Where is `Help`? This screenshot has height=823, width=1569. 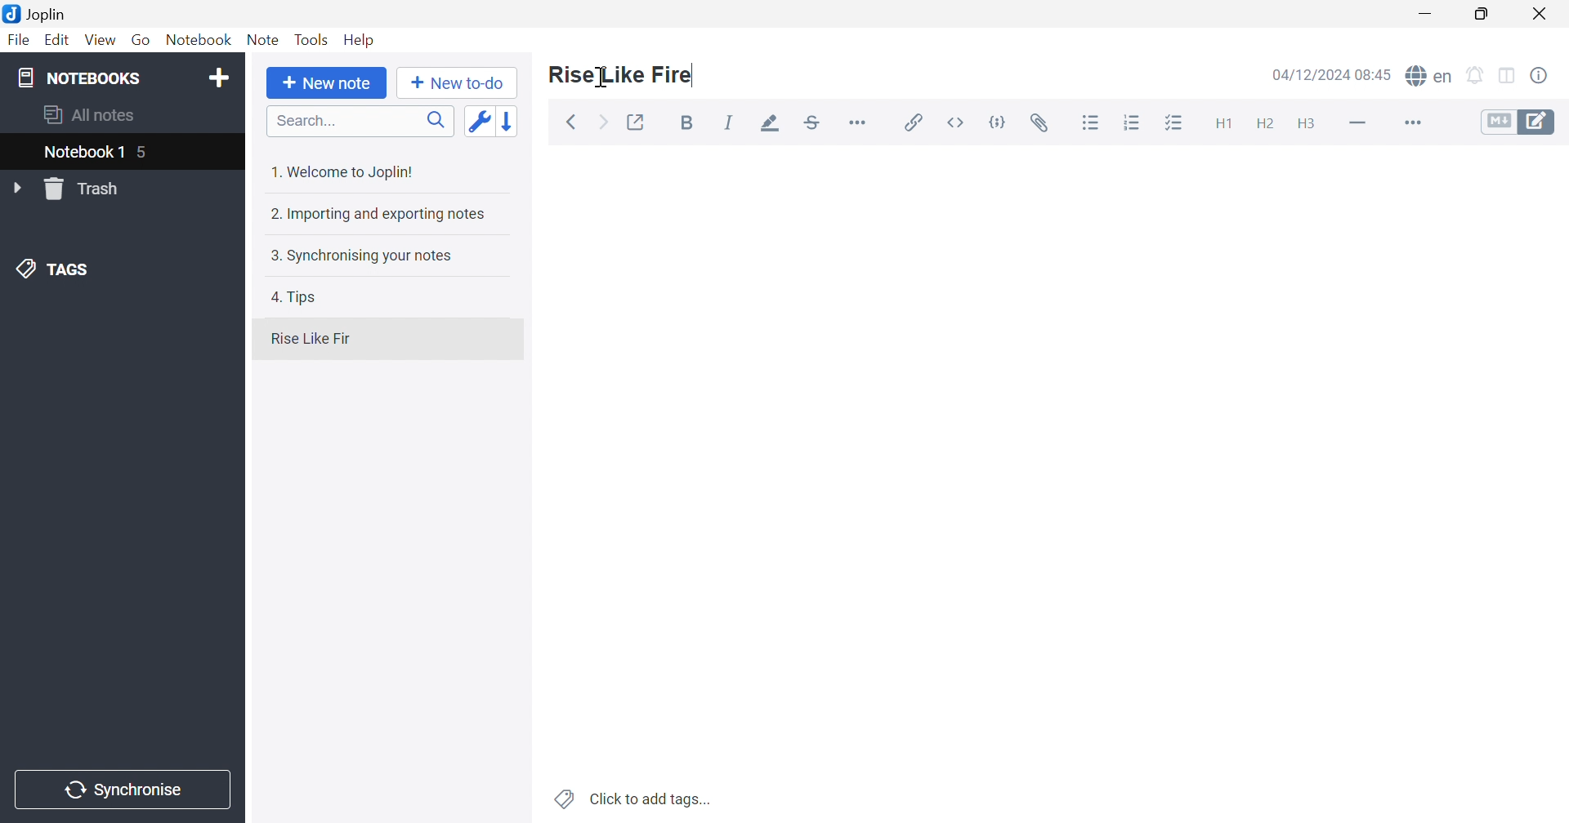
Help is located at coordinates (357, 39).